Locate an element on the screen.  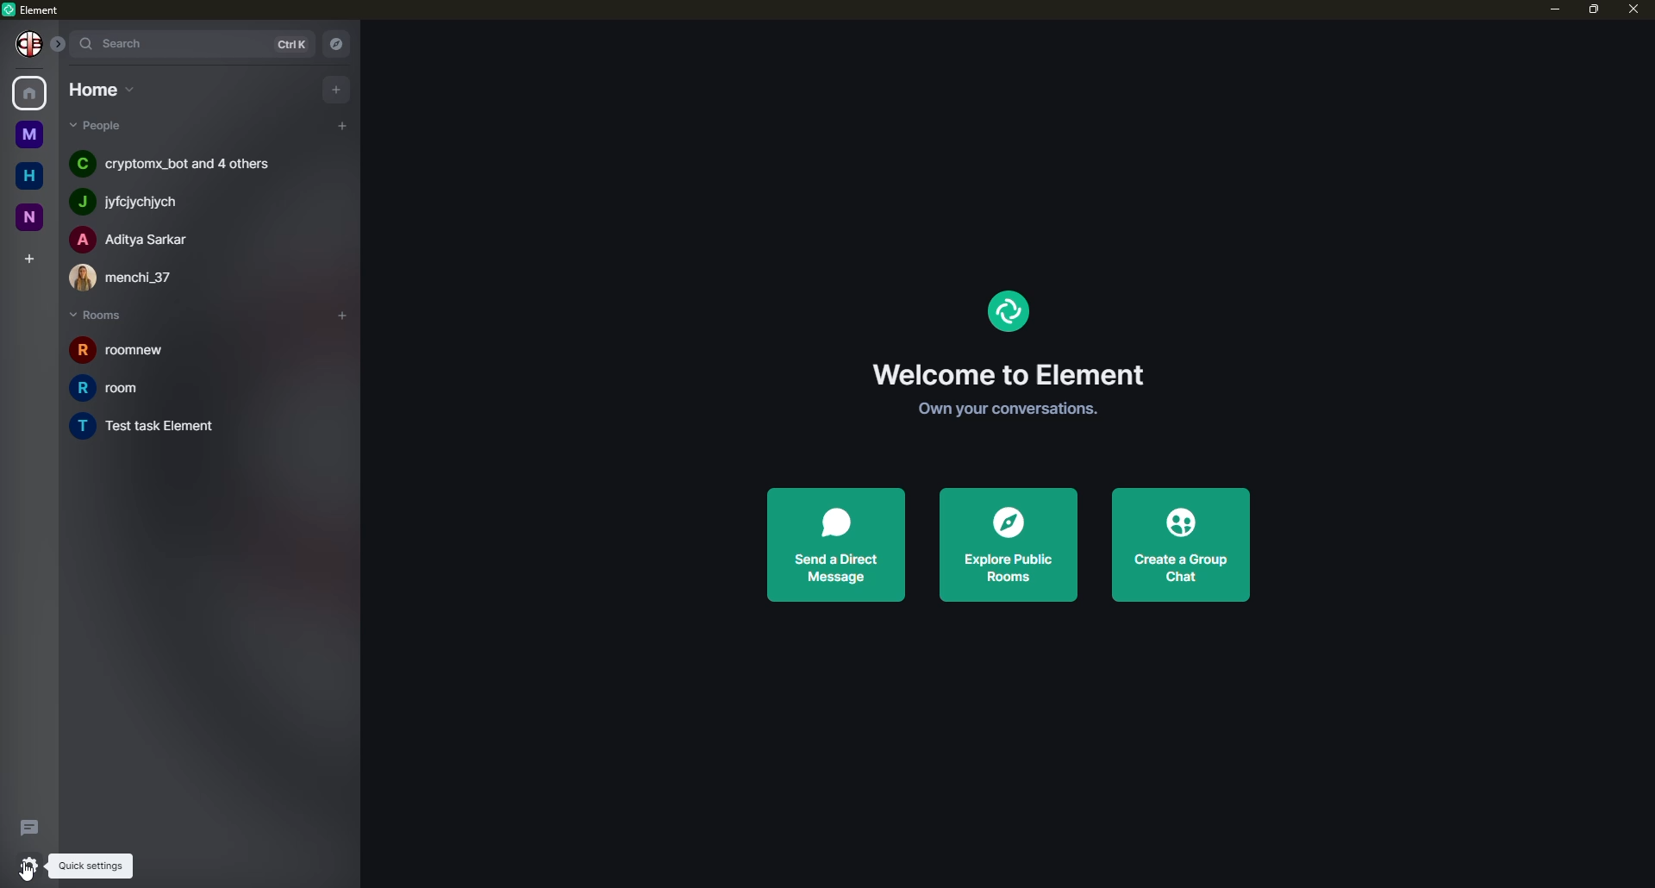
home is located at coordinates (33, 93).